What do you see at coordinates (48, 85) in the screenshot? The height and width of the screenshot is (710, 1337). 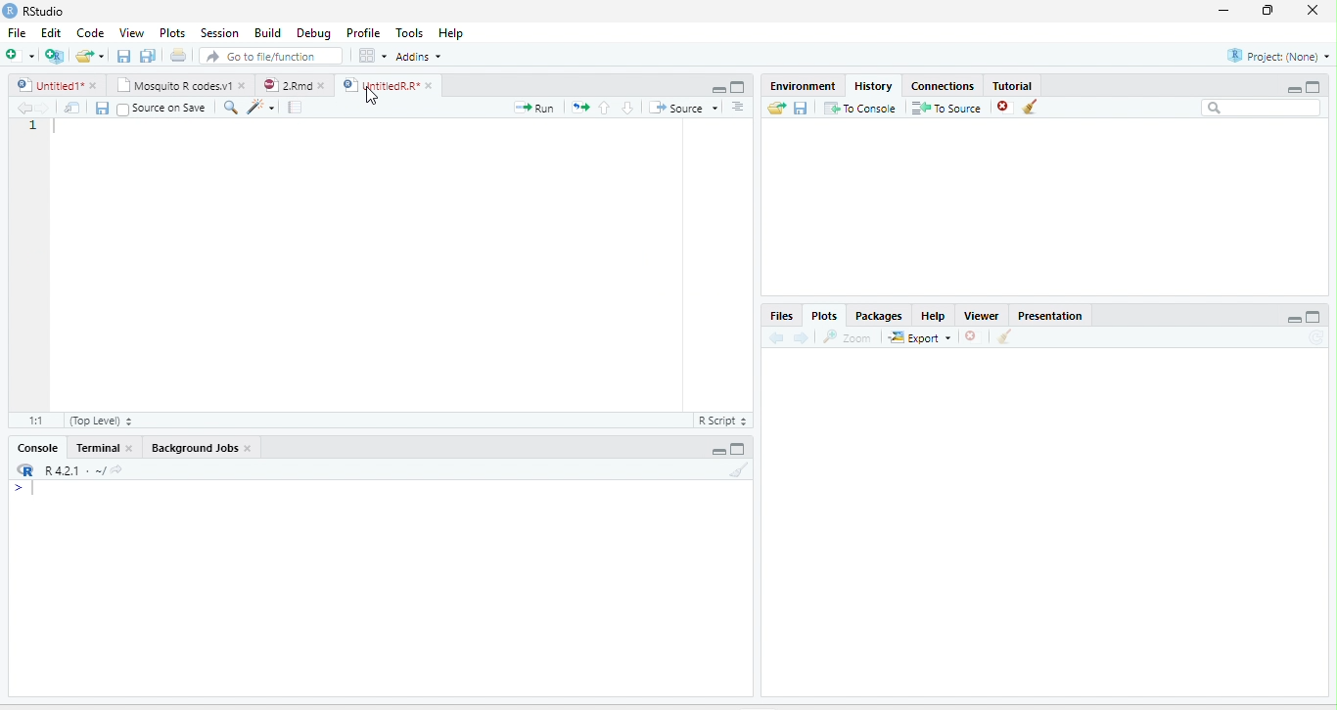 I see `Untitled1*` at bounding box center [48, 85].